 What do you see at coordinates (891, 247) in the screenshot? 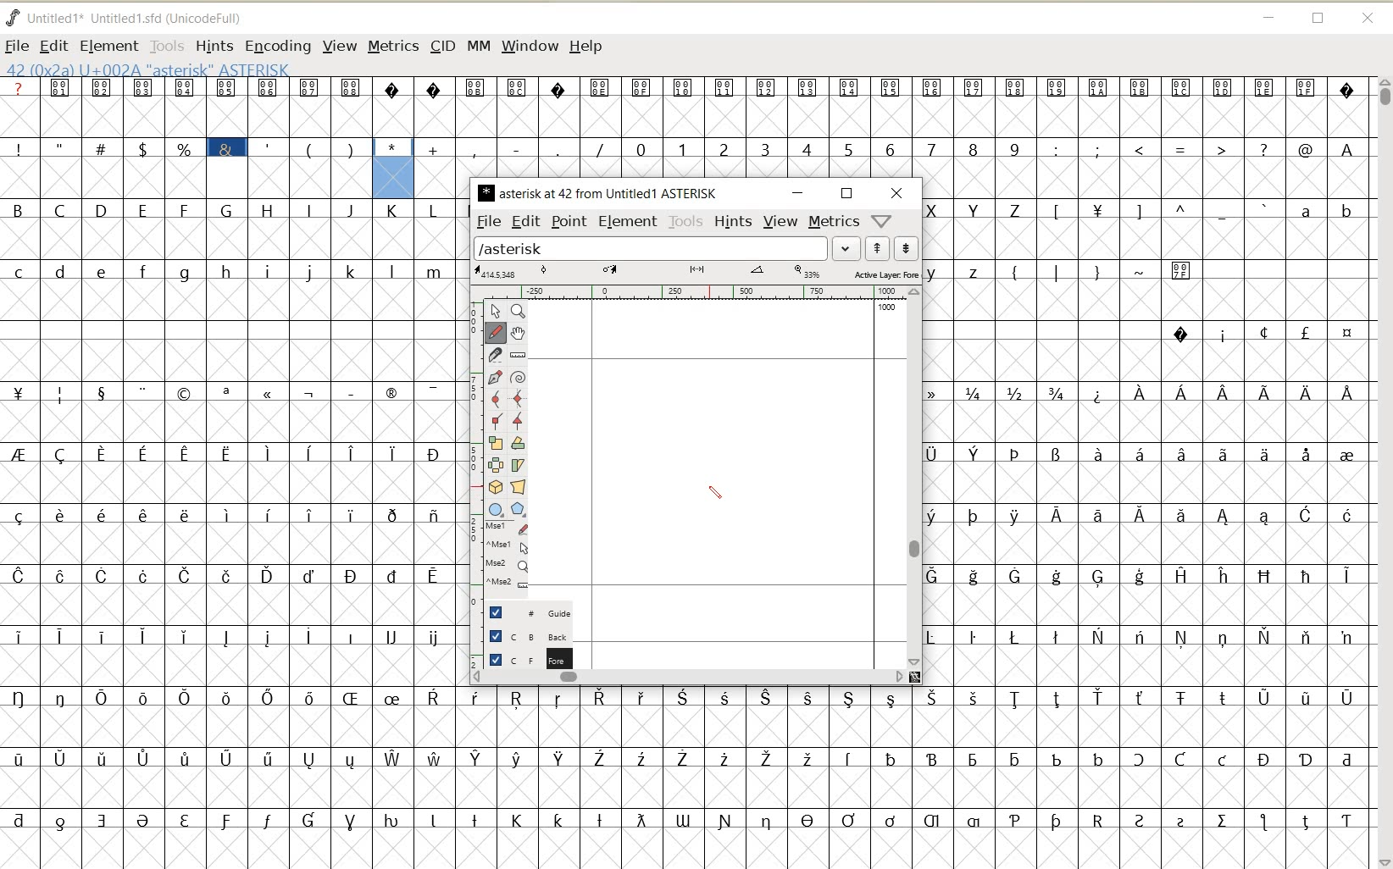
I see `show previous/next word list` at bounding box center [891, 247].